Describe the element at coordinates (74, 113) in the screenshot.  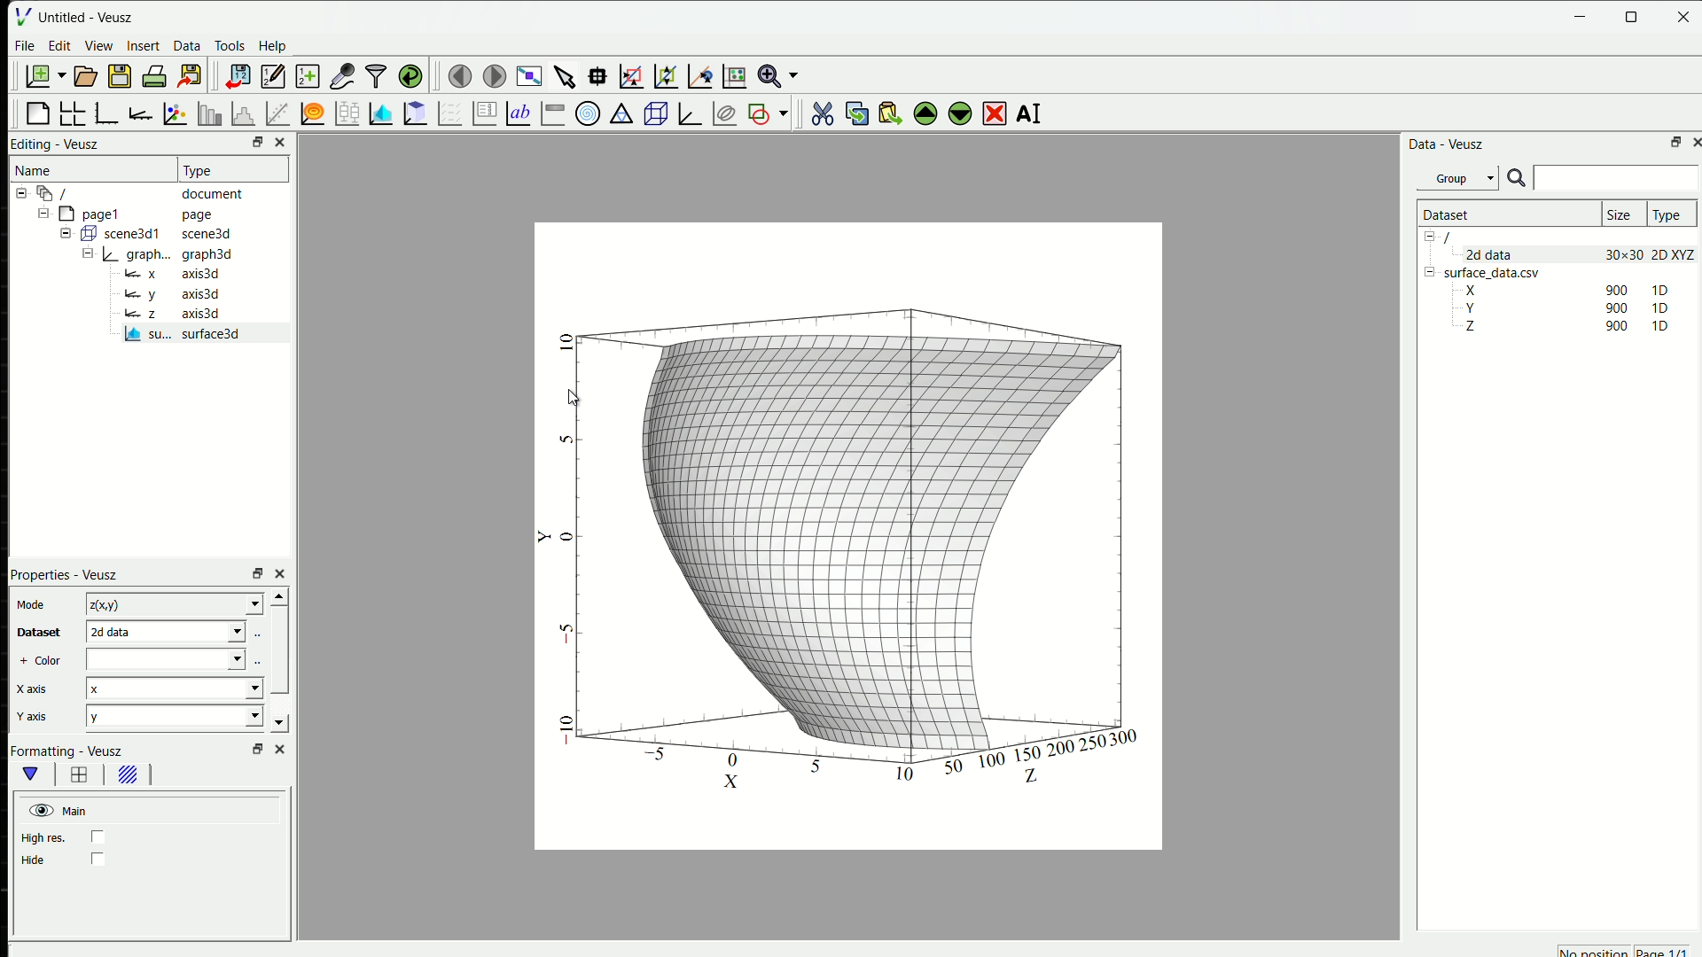
I see `arrange graphs in a grid` at that location.